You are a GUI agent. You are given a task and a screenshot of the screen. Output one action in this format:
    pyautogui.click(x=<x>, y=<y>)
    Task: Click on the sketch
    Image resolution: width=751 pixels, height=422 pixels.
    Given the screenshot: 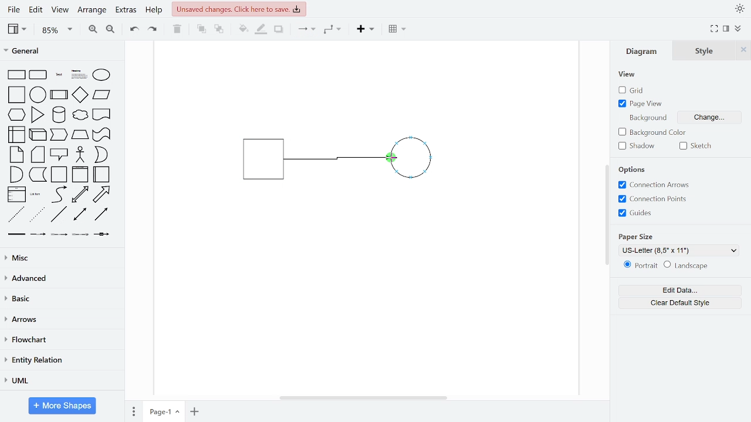 What is the action you would take?
    pyautogui.click(x=698, y=146)
    